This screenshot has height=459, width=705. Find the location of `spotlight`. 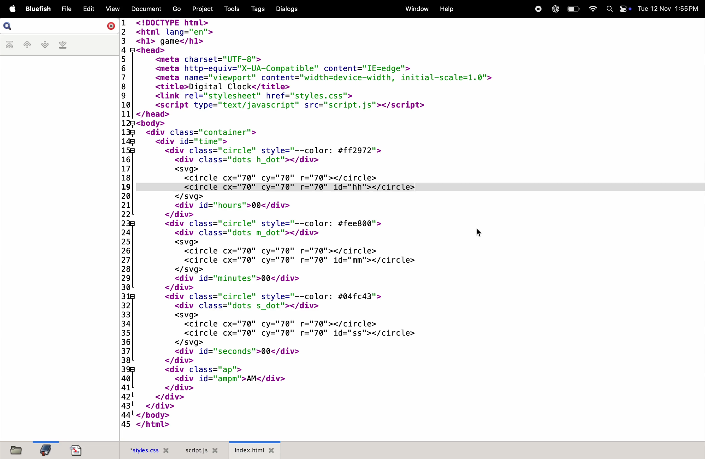

spotlight is located at coordinates (608, 8).